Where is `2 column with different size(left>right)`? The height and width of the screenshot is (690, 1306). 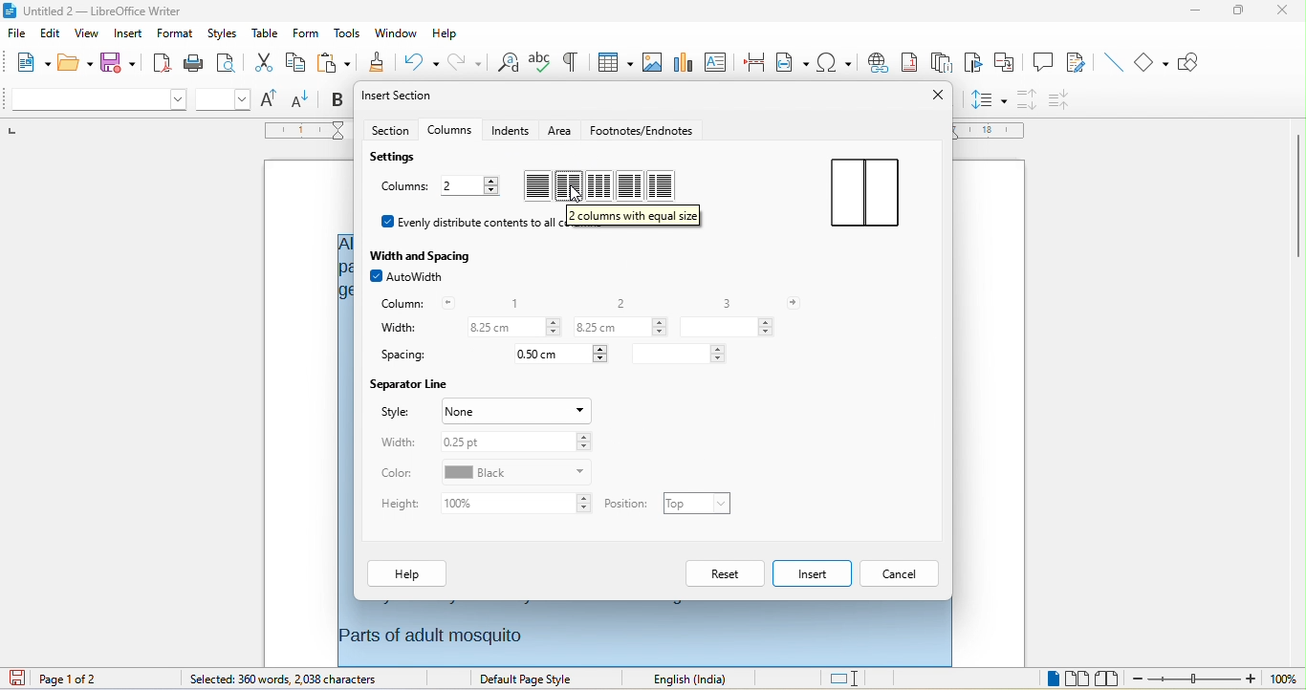 2 column with different size(left>right) is located at coordinates (631, 186).